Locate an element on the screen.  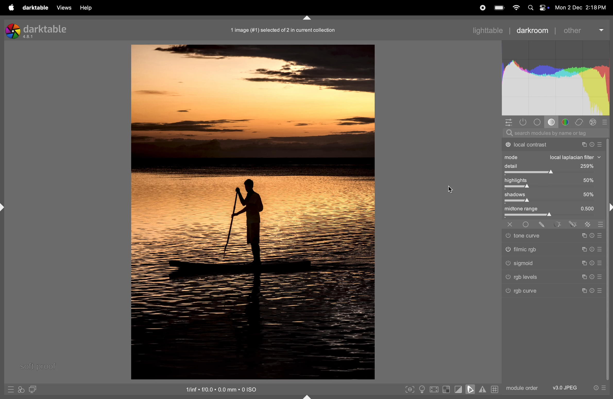
views is located at coordinates (65, 8).